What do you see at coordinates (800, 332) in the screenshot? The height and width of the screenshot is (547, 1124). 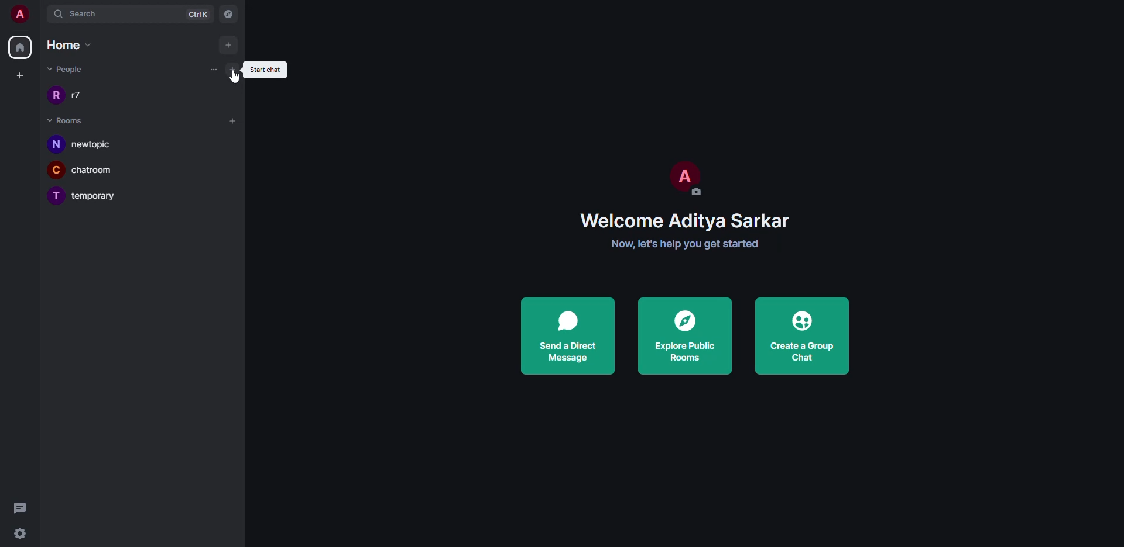 I see `Create a GroupChat` at bounding box center [800, 332].